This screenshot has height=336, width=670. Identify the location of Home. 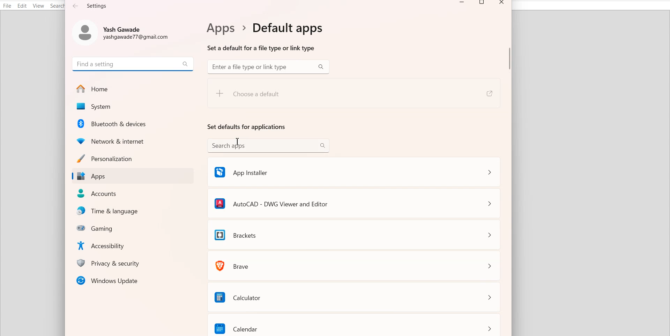
(133, 89).